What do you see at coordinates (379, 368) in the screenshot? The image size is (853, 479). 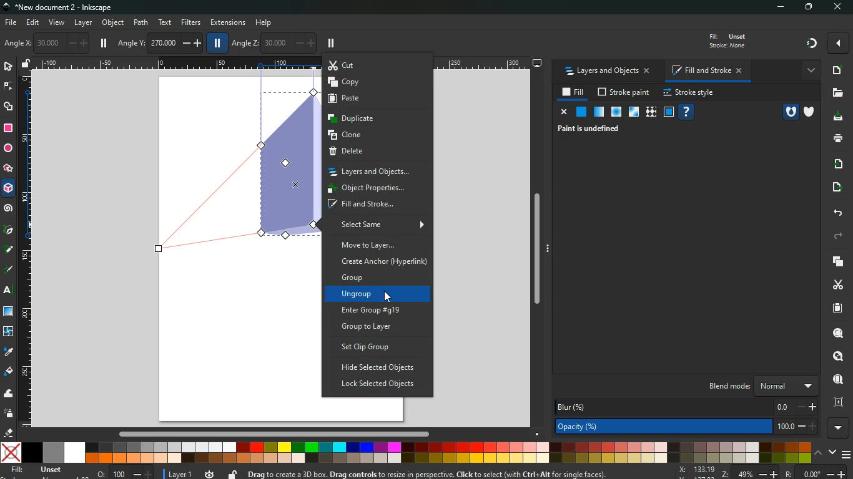 I see `hide selected objects` at bounding box center [379, 368].